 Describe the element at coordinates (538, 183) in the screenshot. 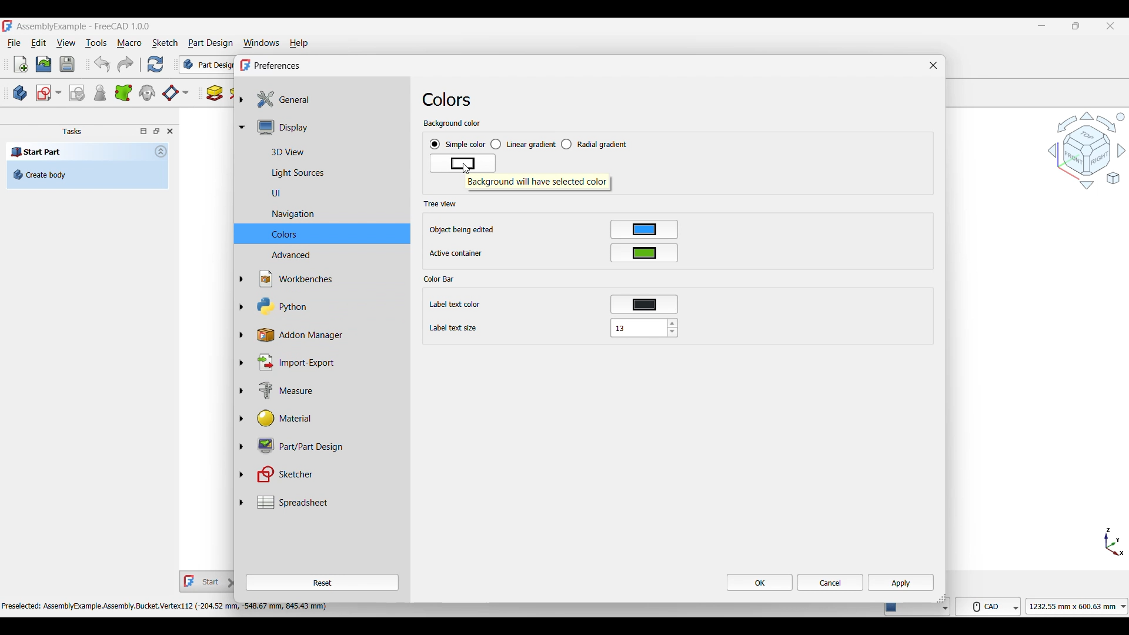

I see `‘background will have selected color` at that location.